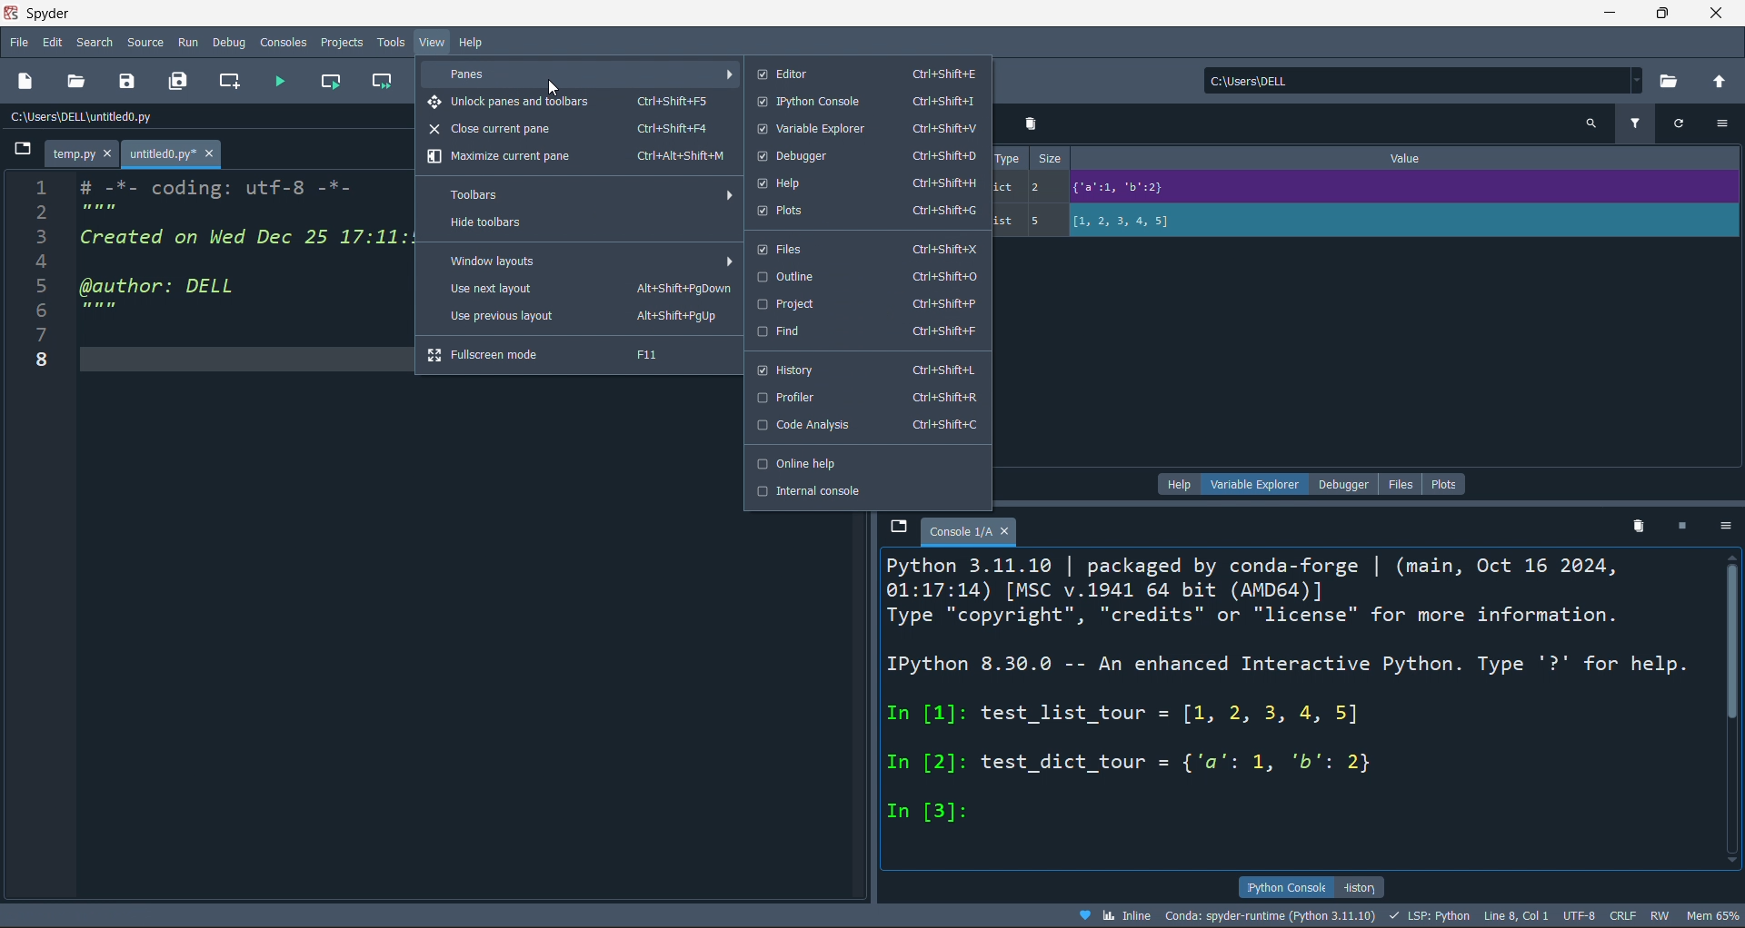 This screenshot has height=928, width=1745. Describe the element at coordinates (867, 74) in the screenshot. I see `editor` at that location.